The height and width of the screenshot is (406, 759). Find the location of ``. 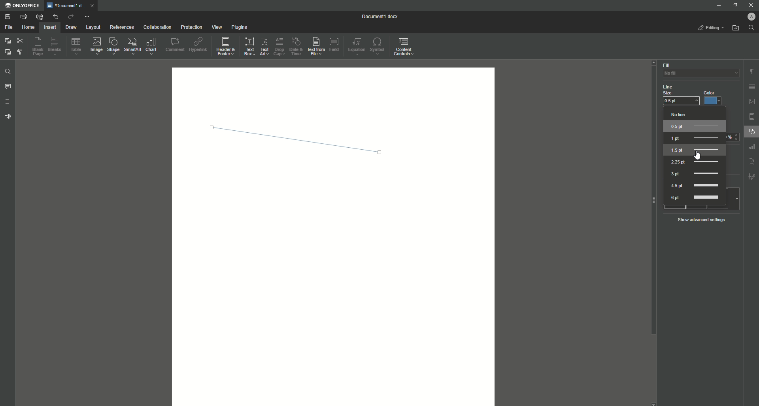

 is located at coordinates (24, 15).